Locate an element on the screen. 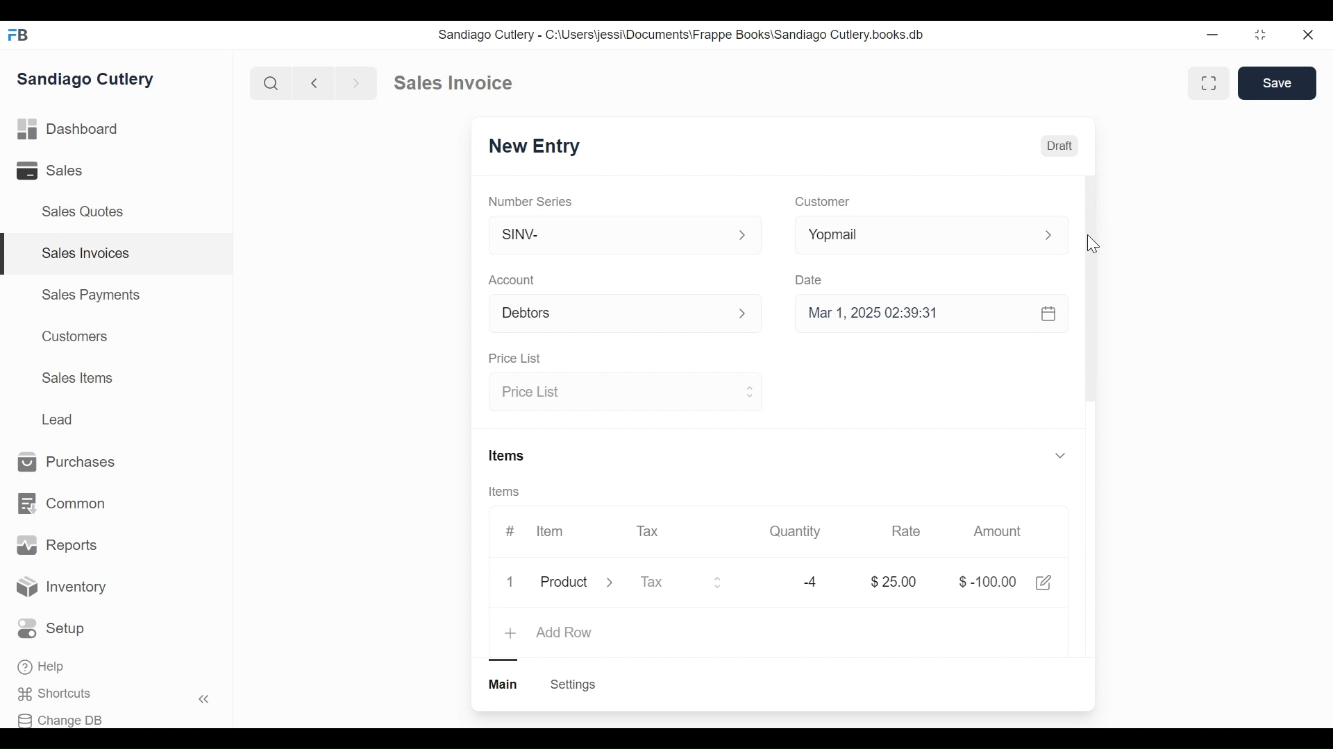 This screenshot has height=749, width=1333. Cursor is located at coordinates (1093, 244).